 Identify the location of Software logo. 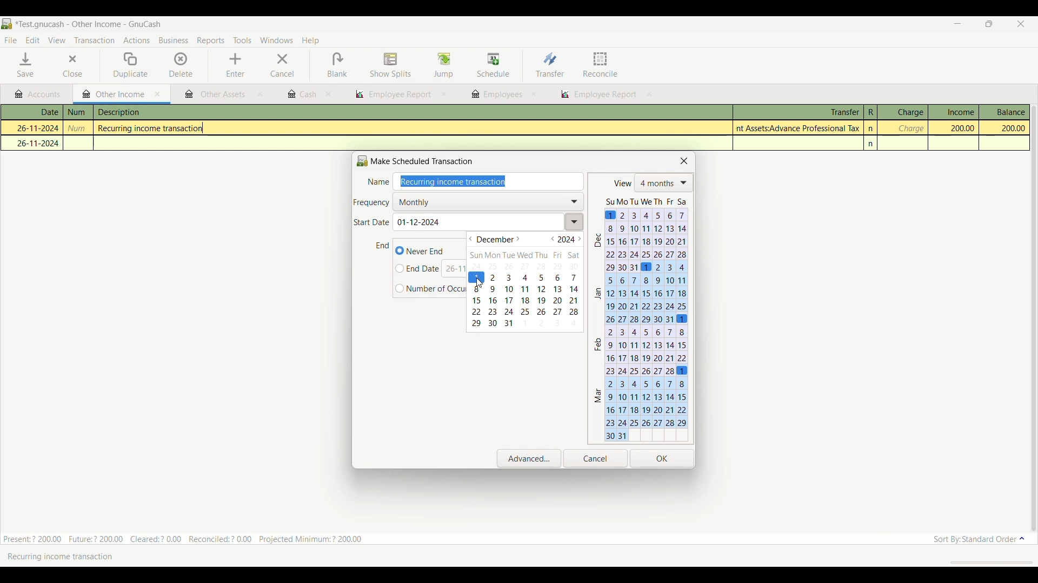
(7, 24).